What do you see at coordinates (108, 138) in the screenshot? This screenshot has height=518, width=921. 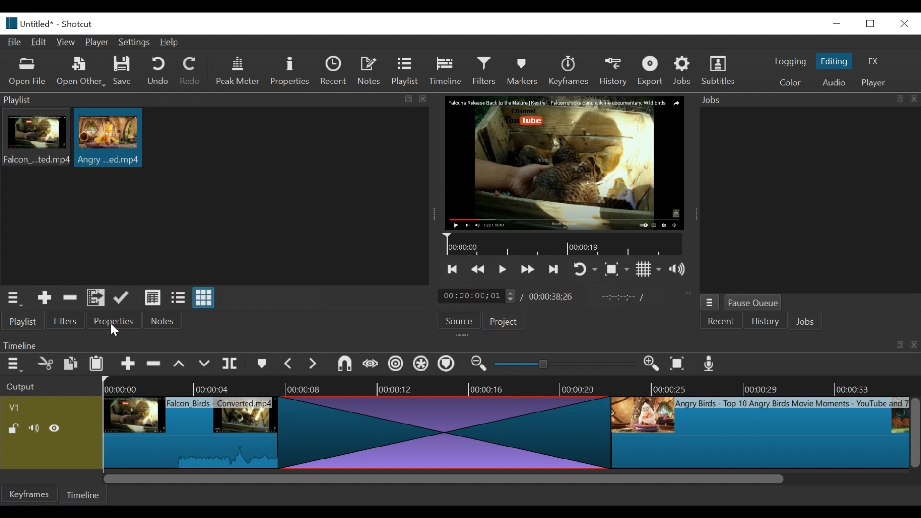 I see `clip` at bounding box center [108, 138].